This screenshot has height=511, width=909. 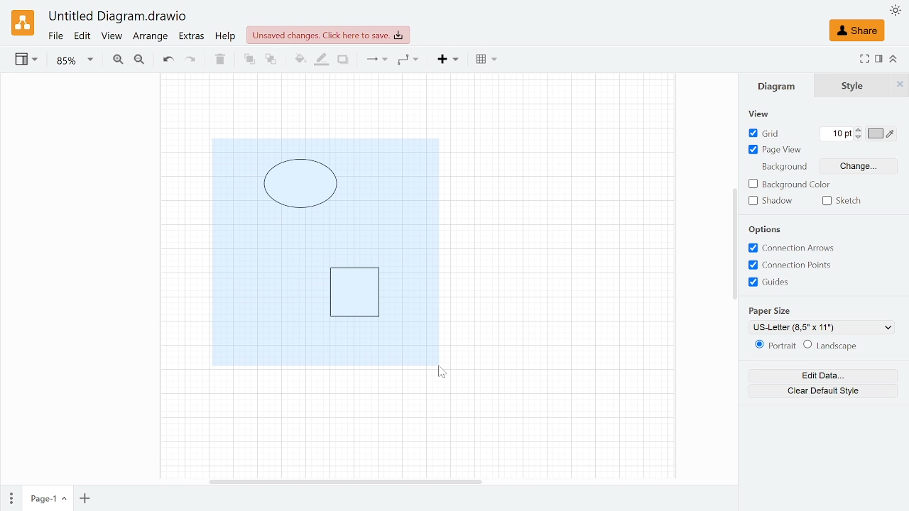 What do you see at coordinates (847, 200) in the screenshot?
I see `Sketch` at bounding box center [847, 200].